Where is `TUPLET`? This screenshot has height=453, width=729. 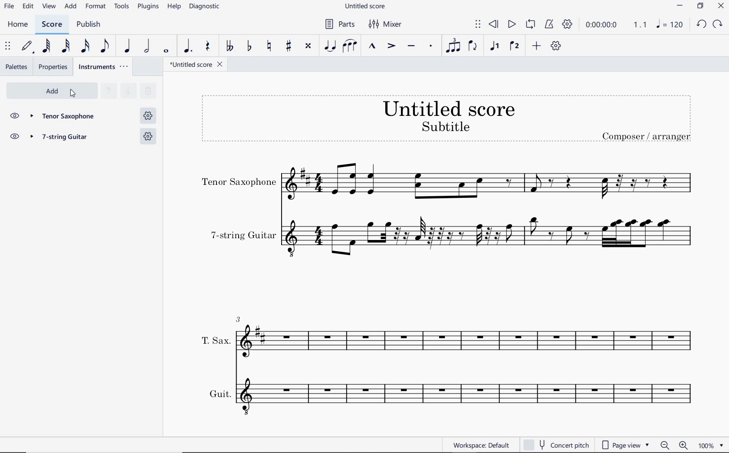
TUPLET is located at coordinates (453, 46).